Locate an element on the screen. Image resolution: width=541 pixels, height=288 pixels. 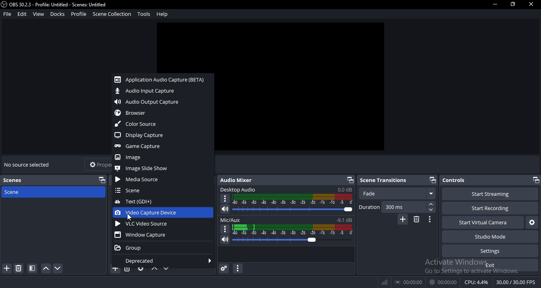
audio output capture is located at coordinates (154, 103).